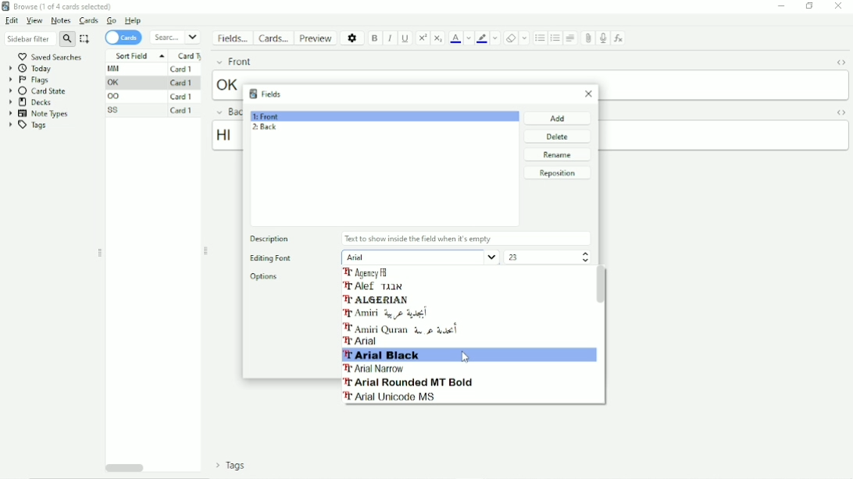 Image resolution: width=853 pixels, height=479 pixels. I want to click on Options, so click(353, 37).